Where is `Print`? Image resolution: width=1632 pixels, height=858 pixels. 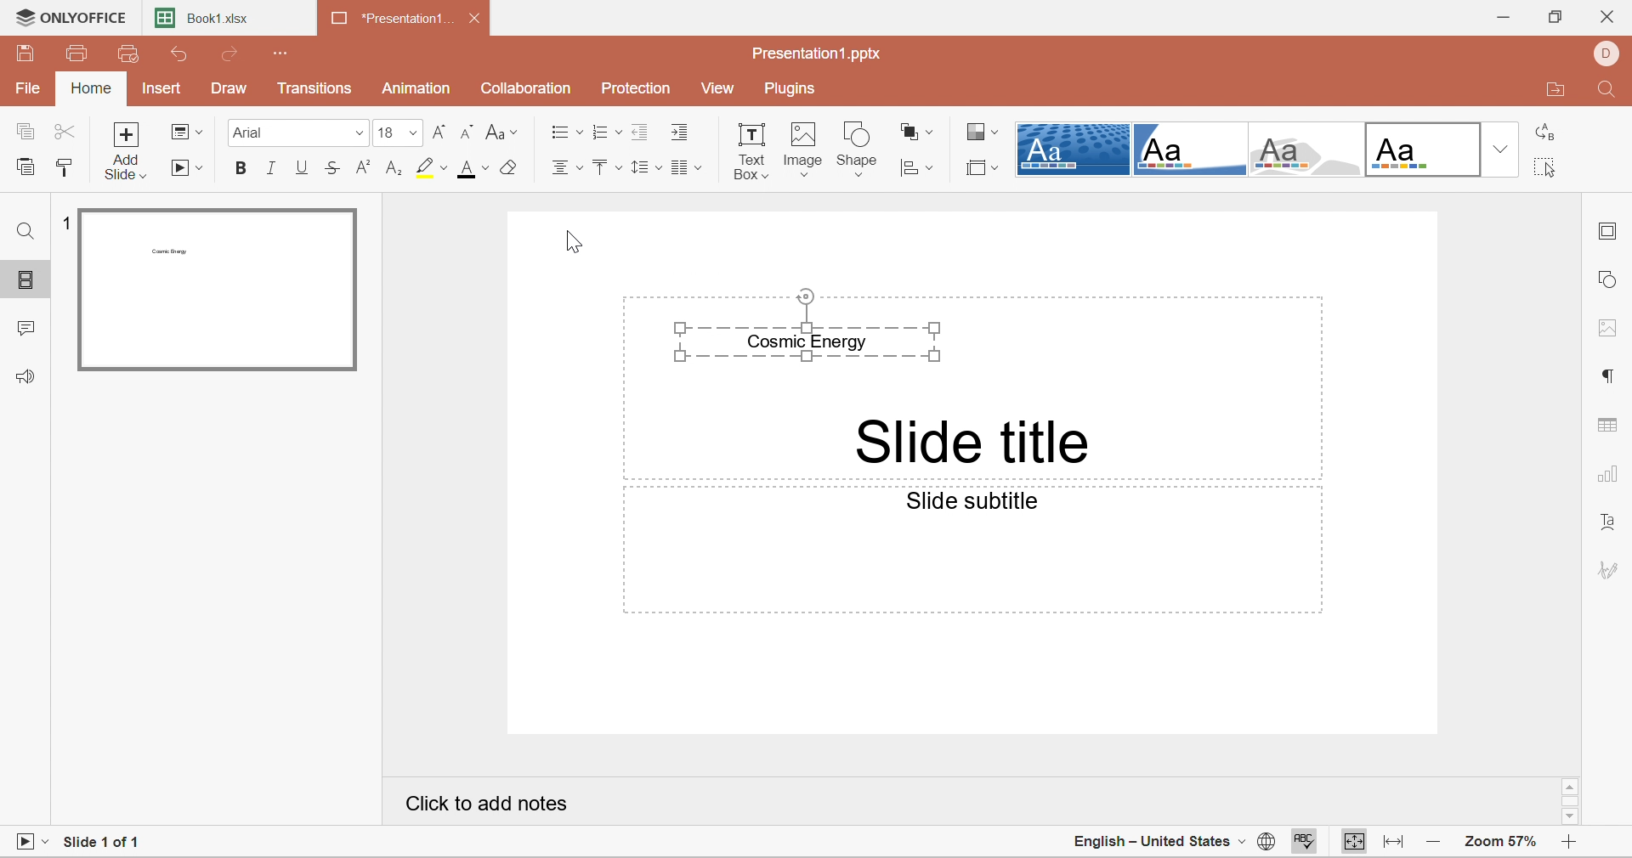 Print is located at coordinates (80, 54).